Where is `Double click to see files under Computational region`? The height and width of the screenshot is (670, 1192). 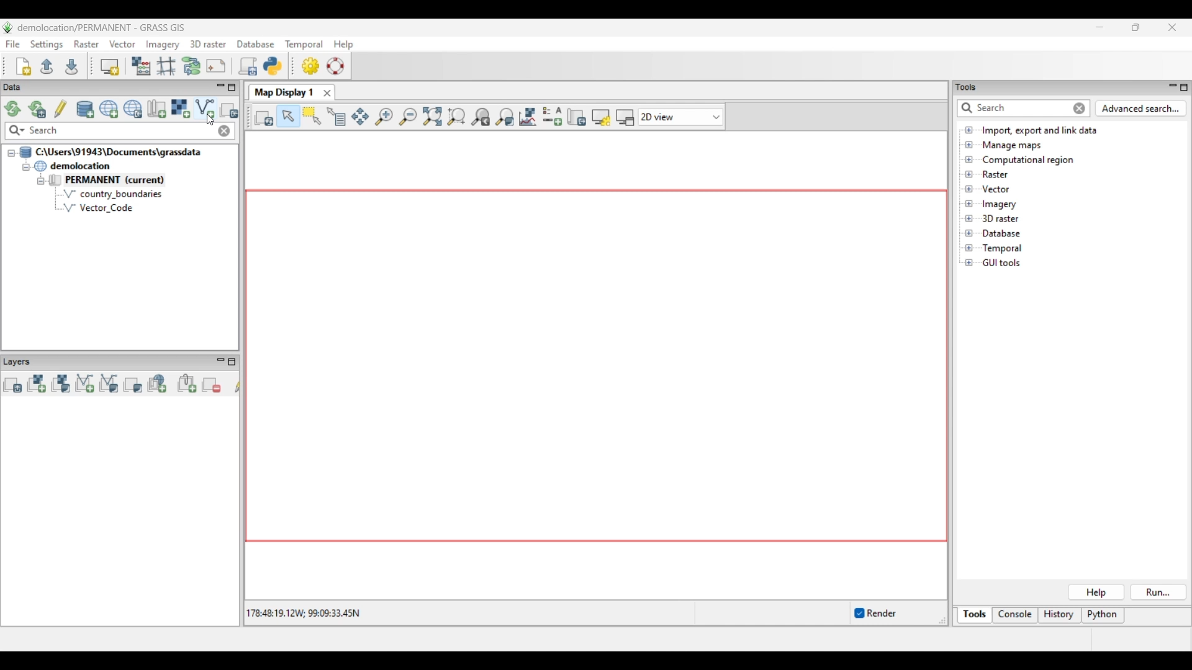 Double click to see files under Computational region is located at coordinates (1028, 160).